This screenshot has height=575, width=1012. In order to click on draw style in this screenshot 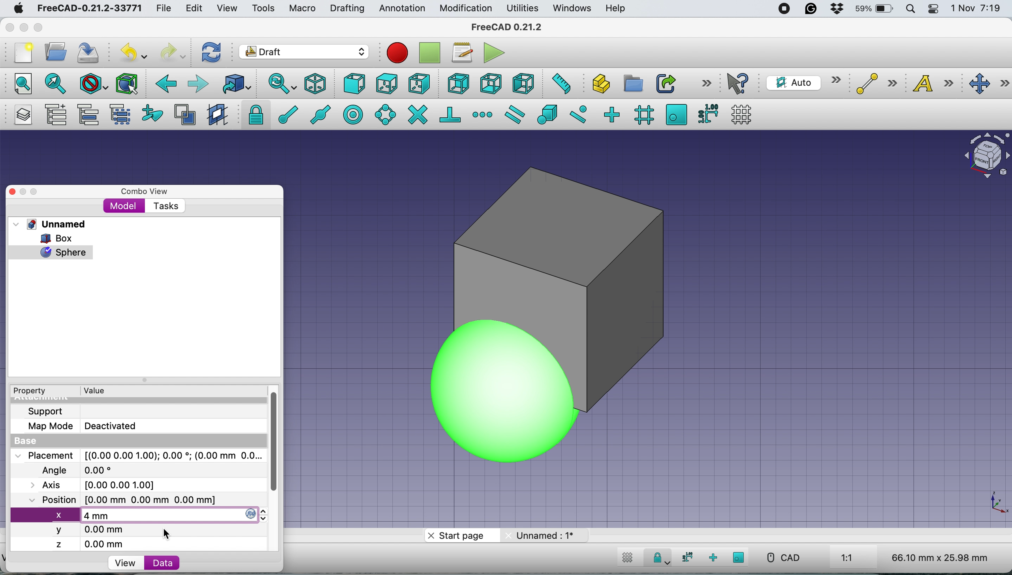, I will do `click(94, 85)`.